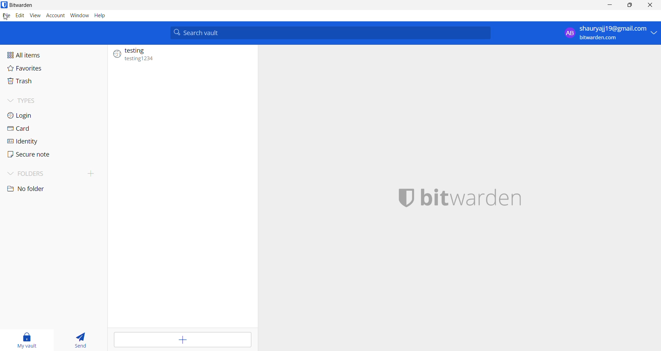  What do you see at coordinates (181, 55) in the screenshot?
I see `testing (entry )` at bounding box center [181, 55].